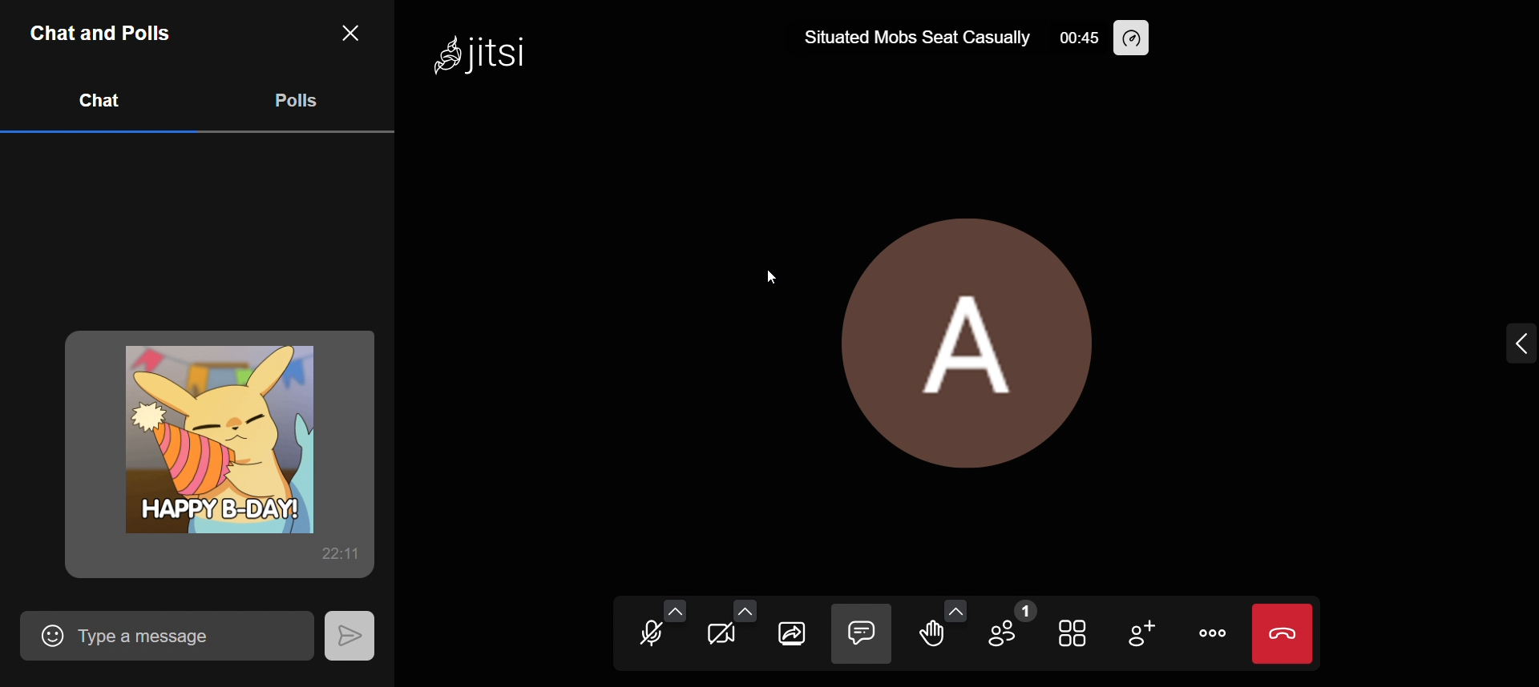  What do you see at coordinates (104, 36) in the screenshot?
I see `Chat and Polls` at bounding box center [104, 36].